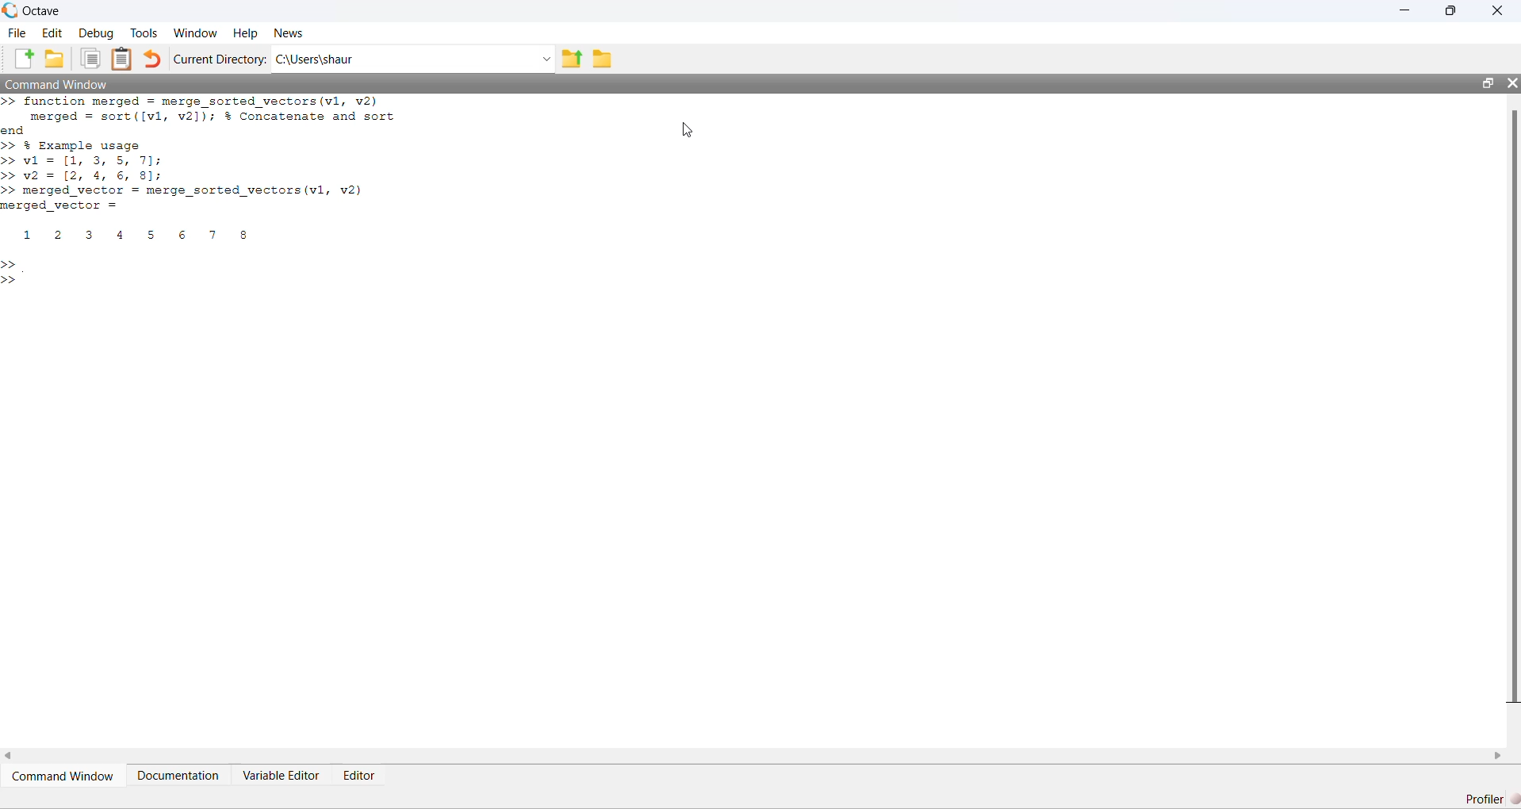  Describe the element at coordinates (602, 59) in the screenshot. I see `folder` at that location.